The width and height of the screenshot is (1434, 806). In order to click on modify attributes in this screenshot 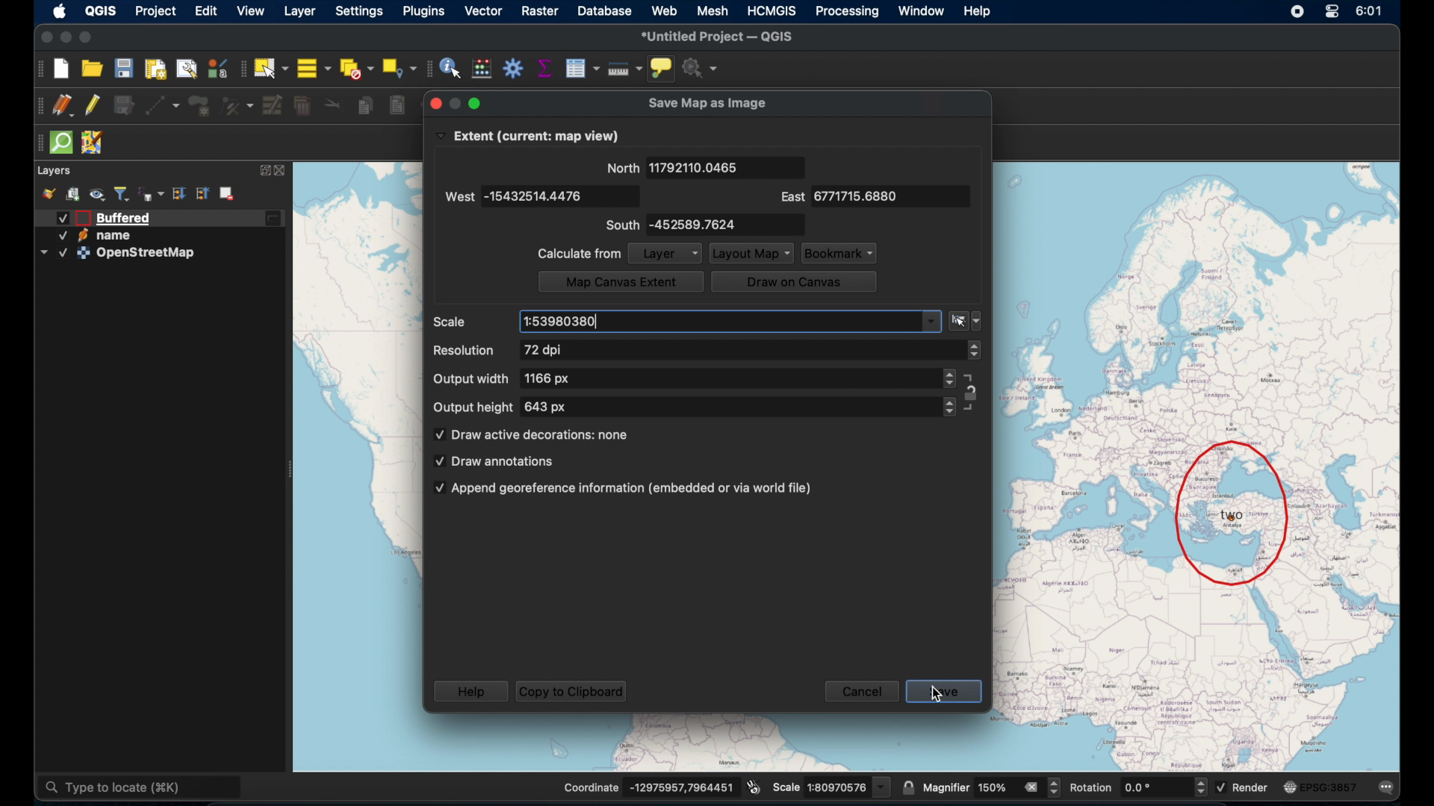, I will do `click(272, 105)`.